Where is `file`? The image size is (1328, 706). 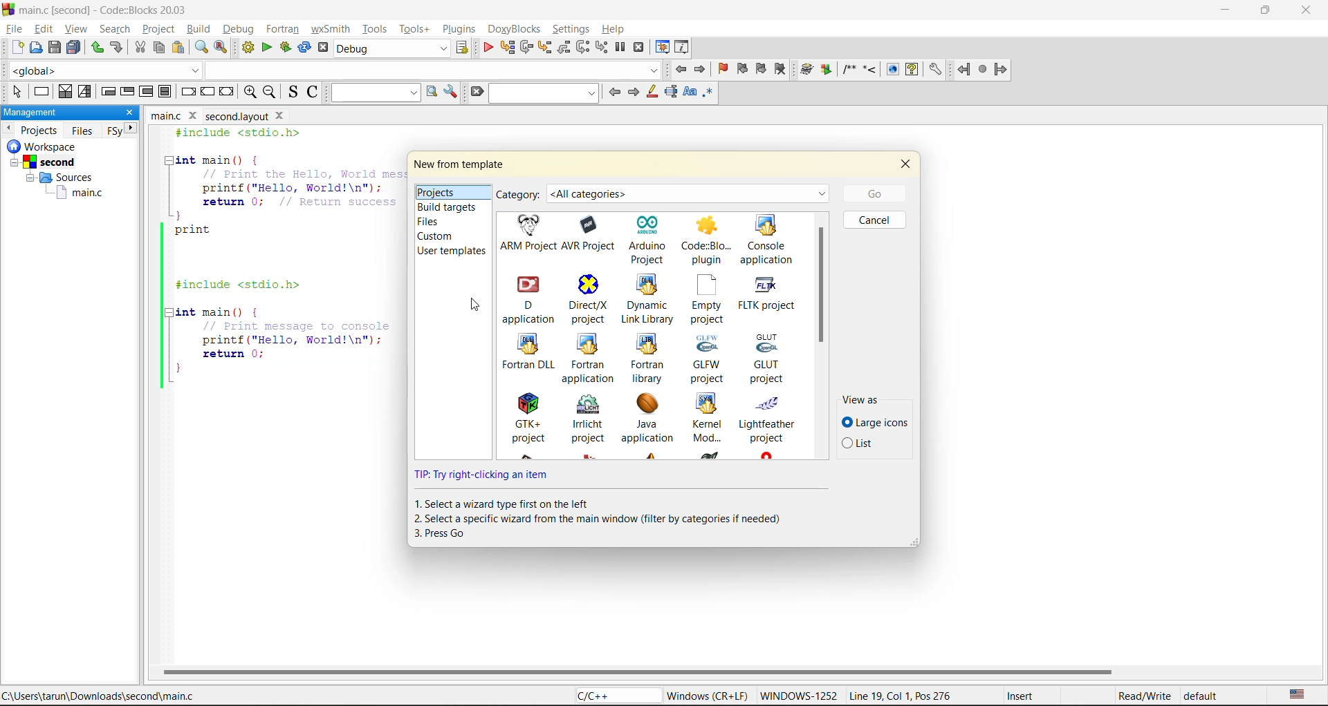
file is located at coordinates (13, 29).